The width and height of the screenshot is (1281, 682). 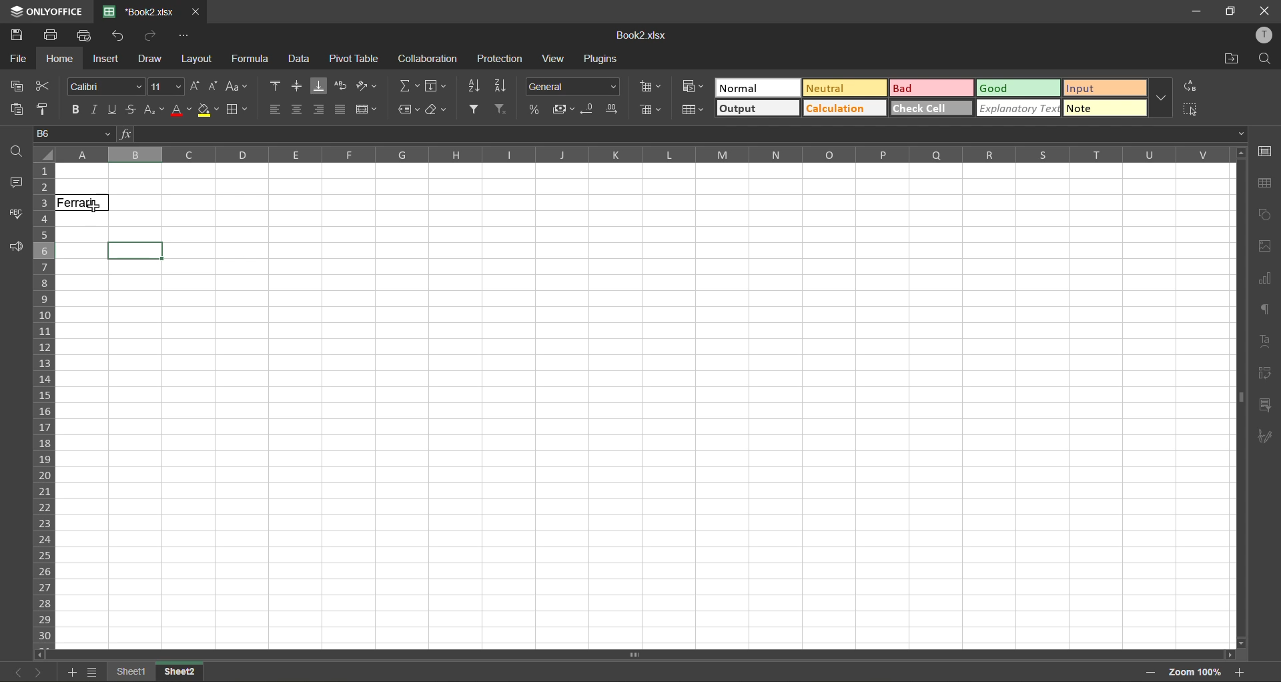 I want to click on scroll down, so click(x=1242, y=643).